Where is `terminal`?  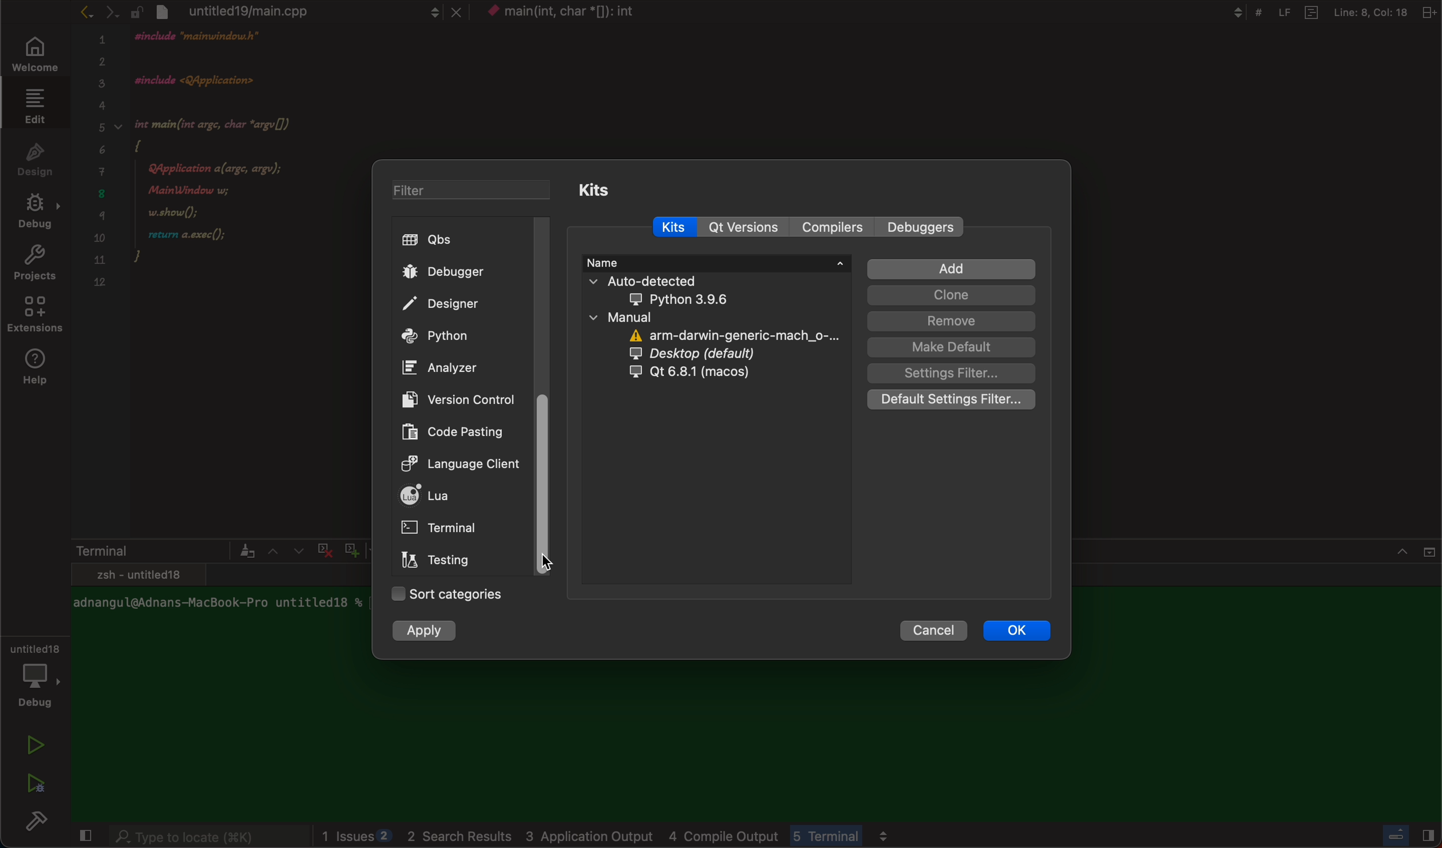 terminal is located at coordinates (163, 550).